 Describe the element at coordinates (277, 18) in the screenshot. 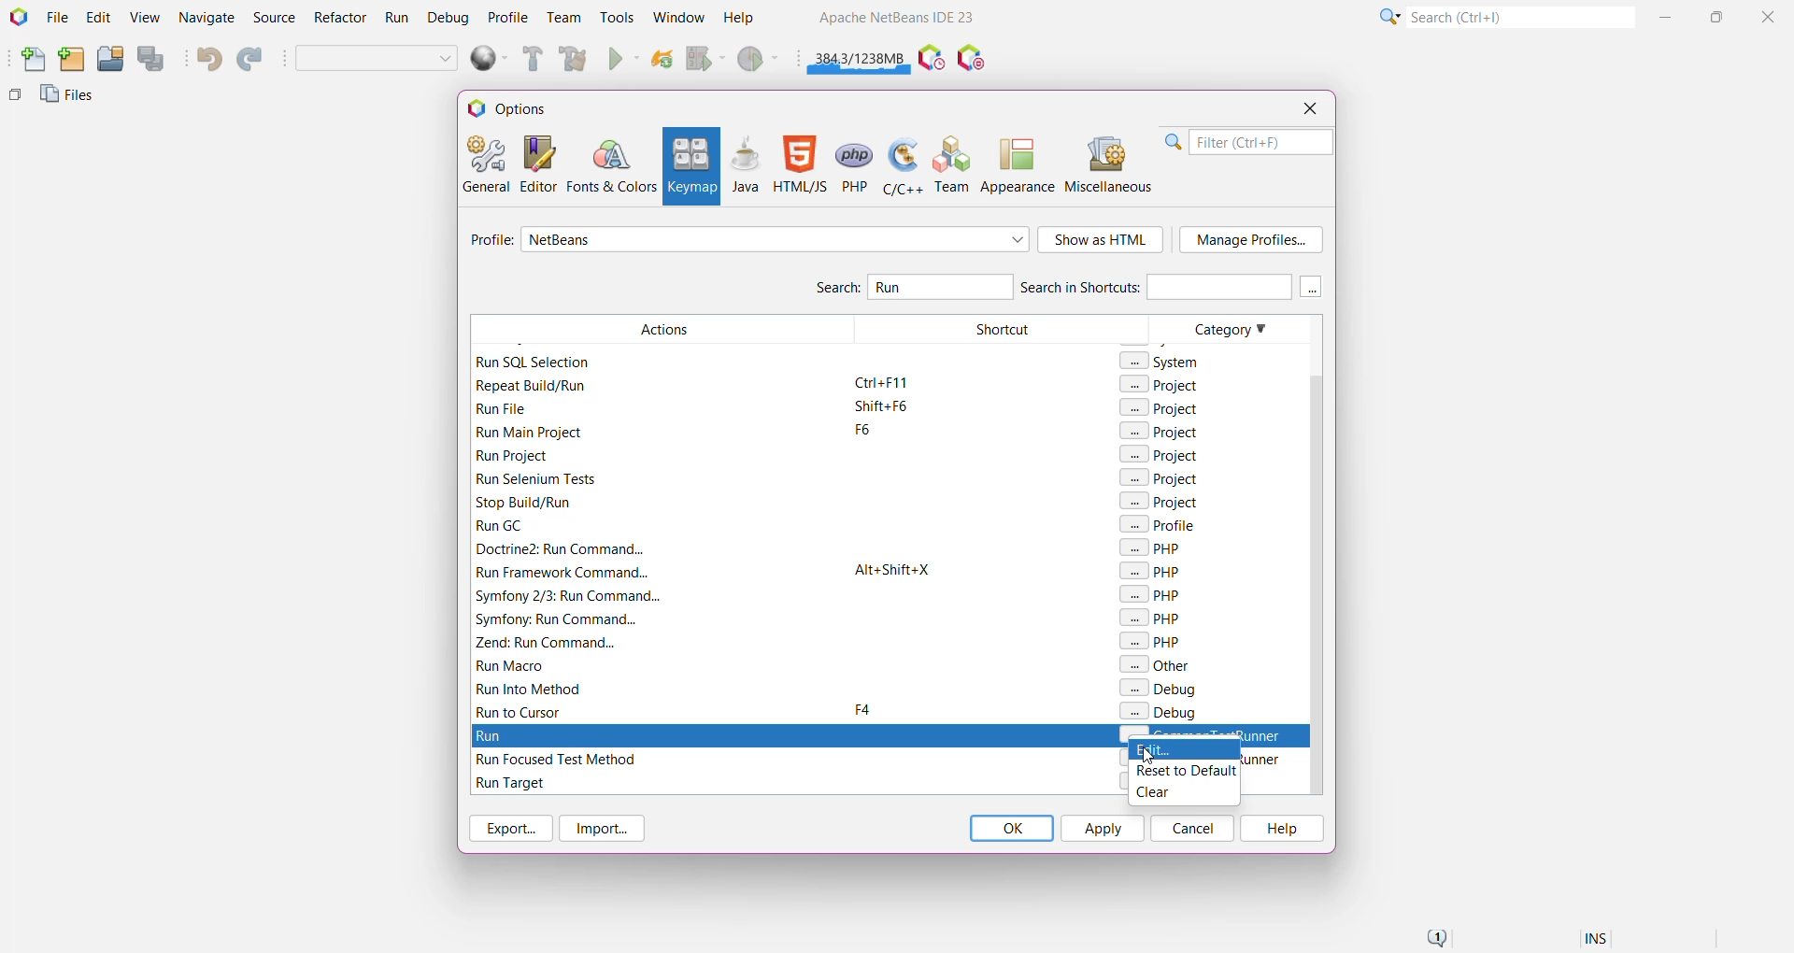

I see `Source` at that location.